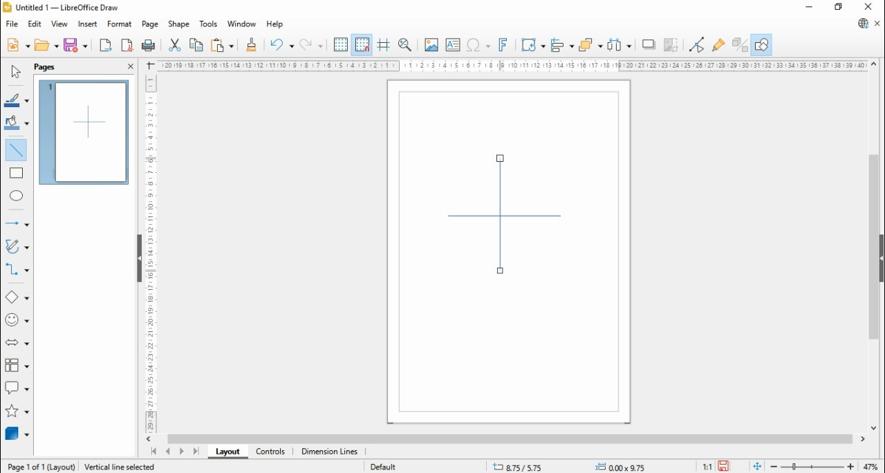  Describe the element at coordinates (152, 452) in the screenshot. I see `first page` at that location.